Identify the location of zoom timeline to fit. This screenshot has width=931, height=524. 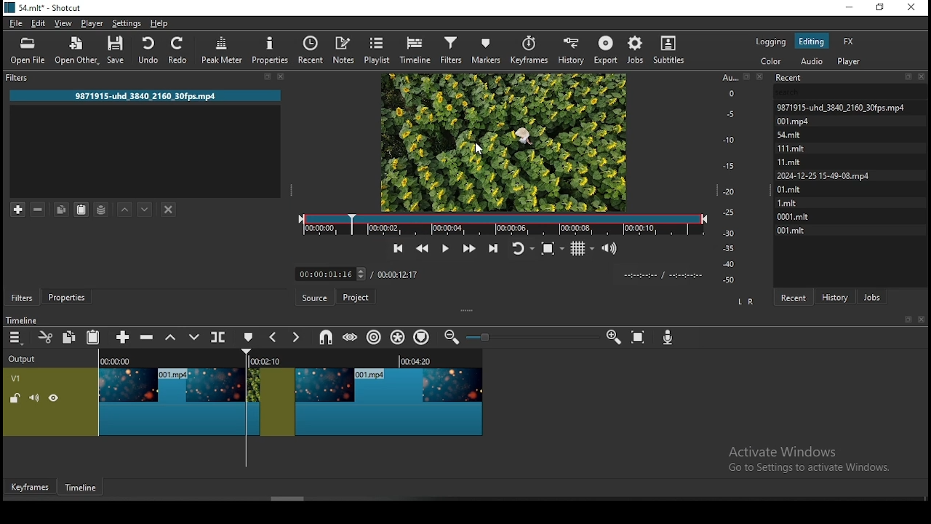
(640, 338).